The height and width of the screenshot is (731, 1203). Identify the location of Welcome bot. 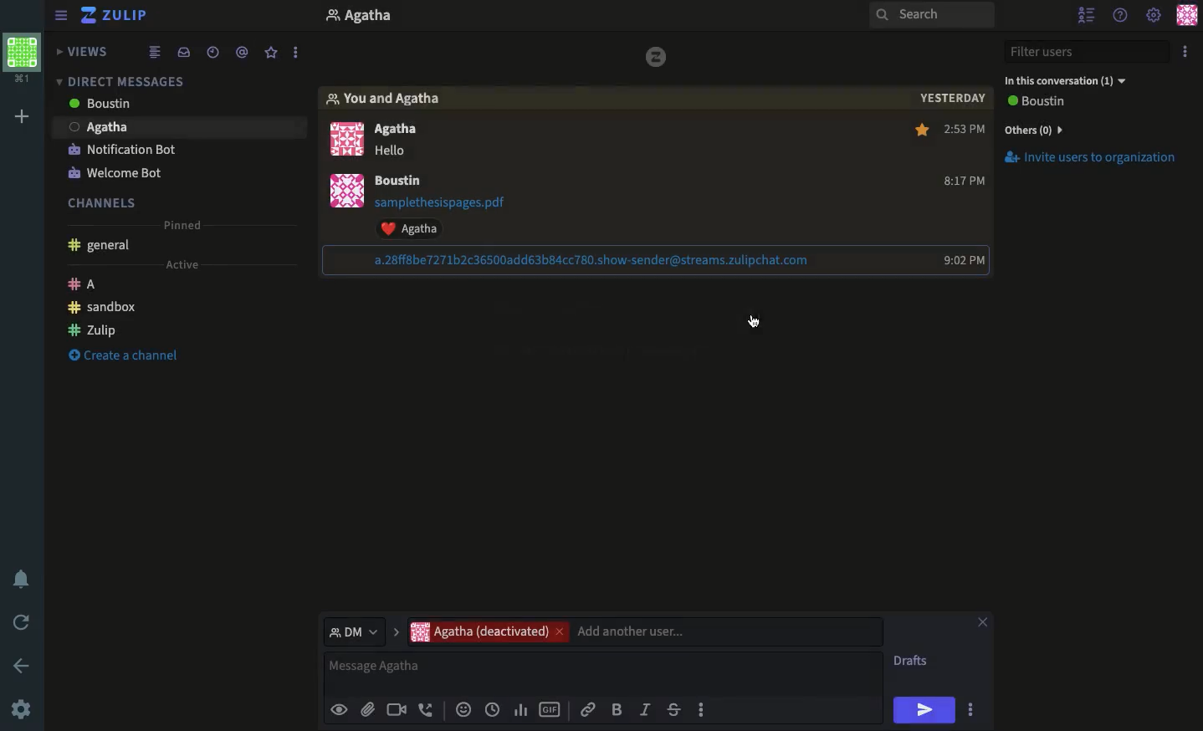
(115, 173).